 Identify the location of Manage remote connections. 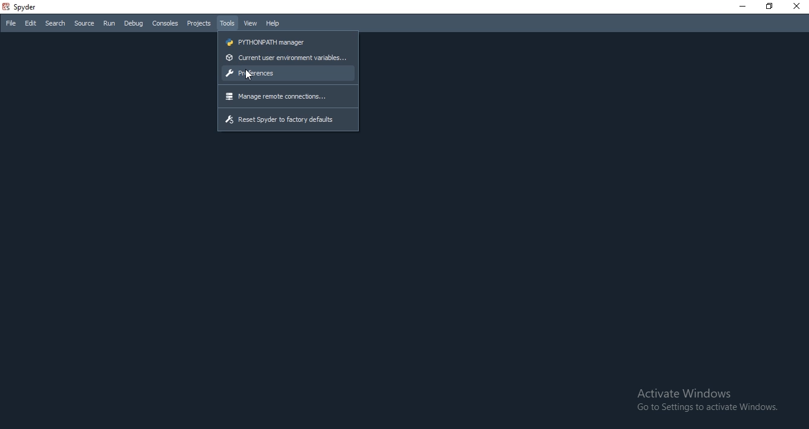
(277, 96).